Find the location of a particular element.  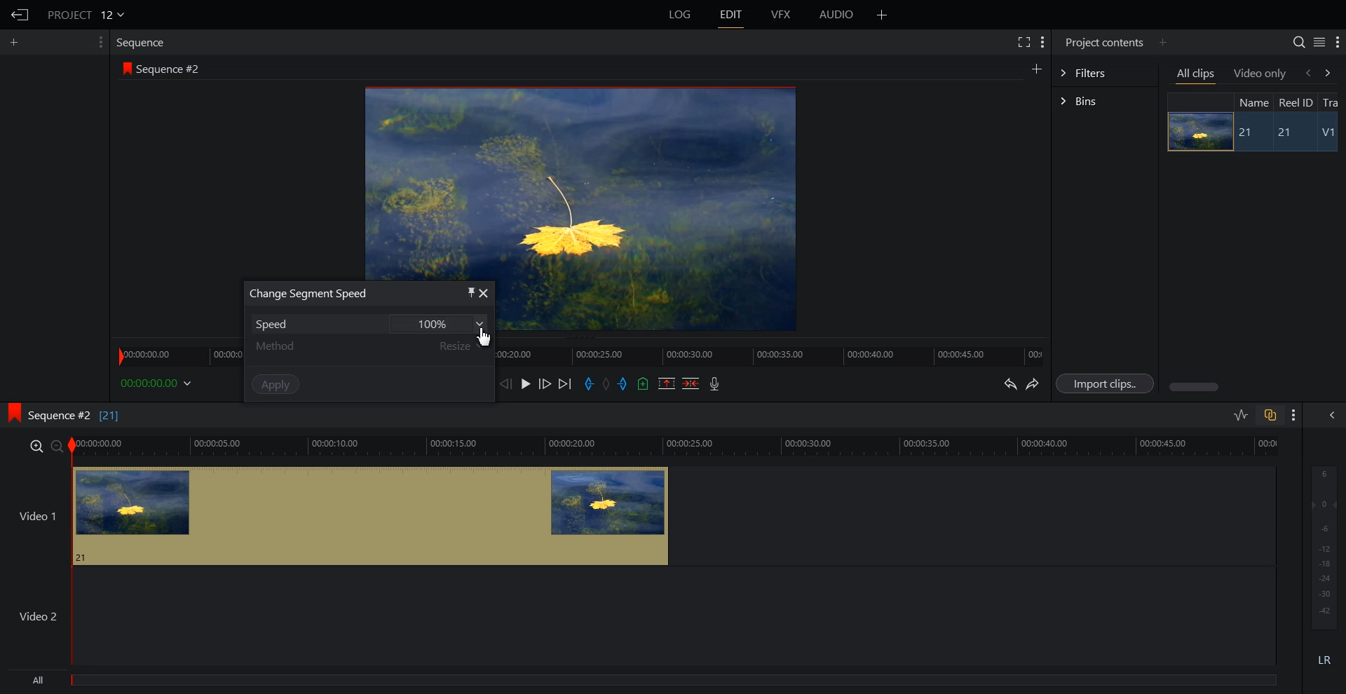

Sequence #2 is located at coordinates (172, 69).